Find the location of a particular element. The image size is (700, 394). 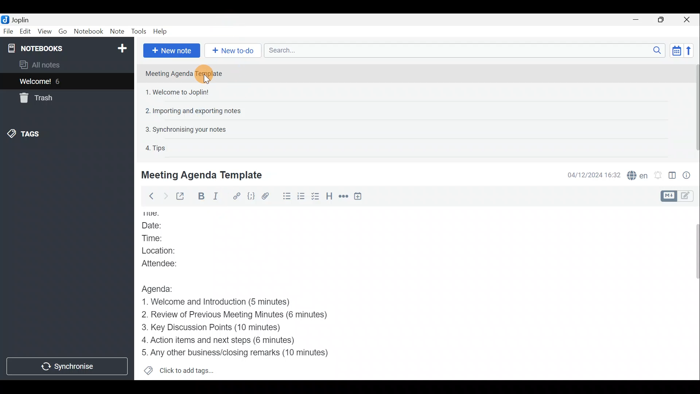

Hyperlink is located at coordinates (237, 196).